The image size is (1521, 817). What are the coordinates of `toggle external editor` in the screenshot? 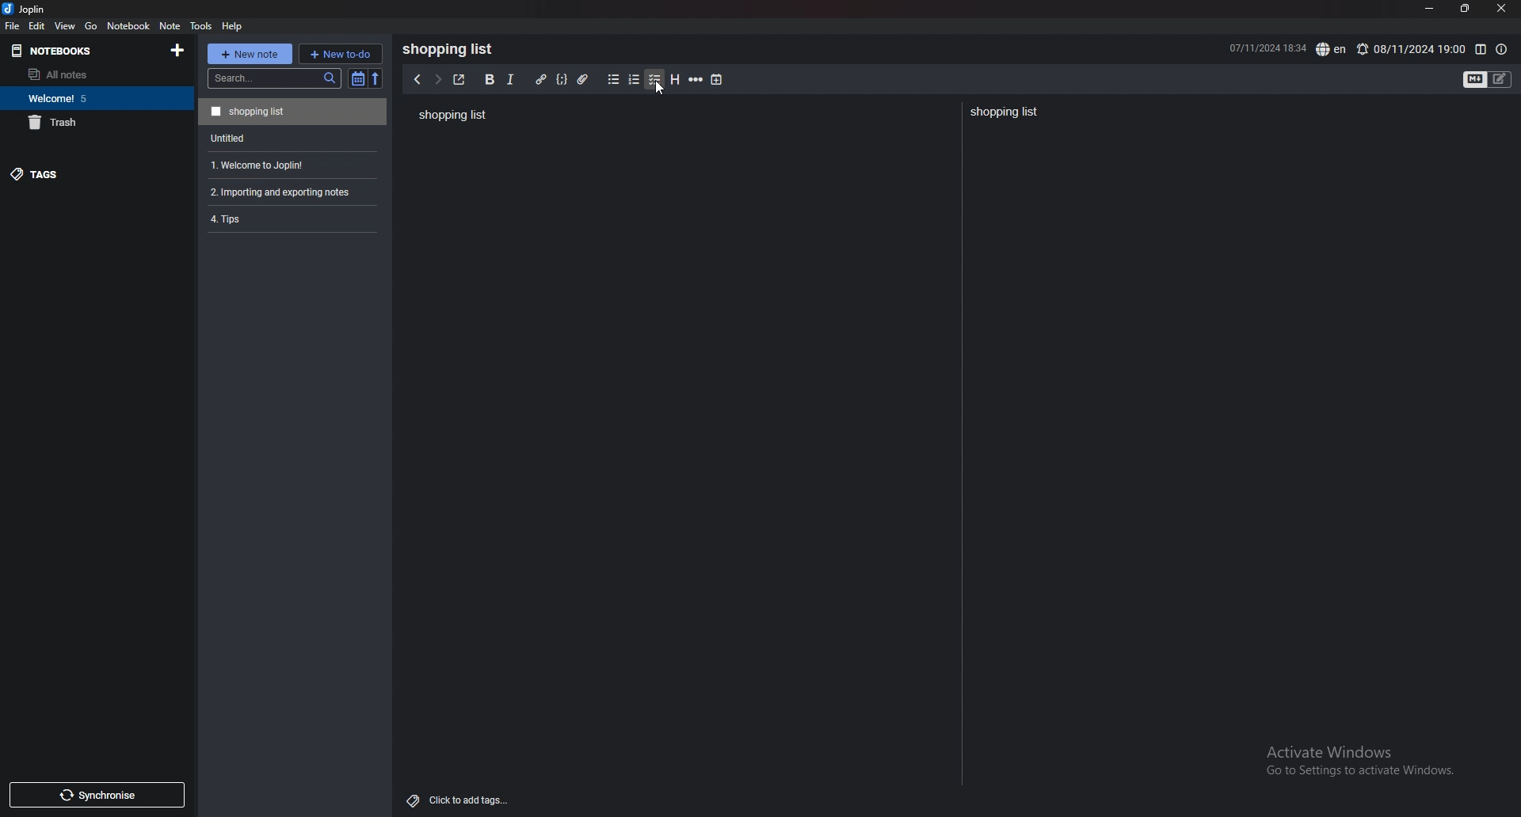 It's located at (459, 79).